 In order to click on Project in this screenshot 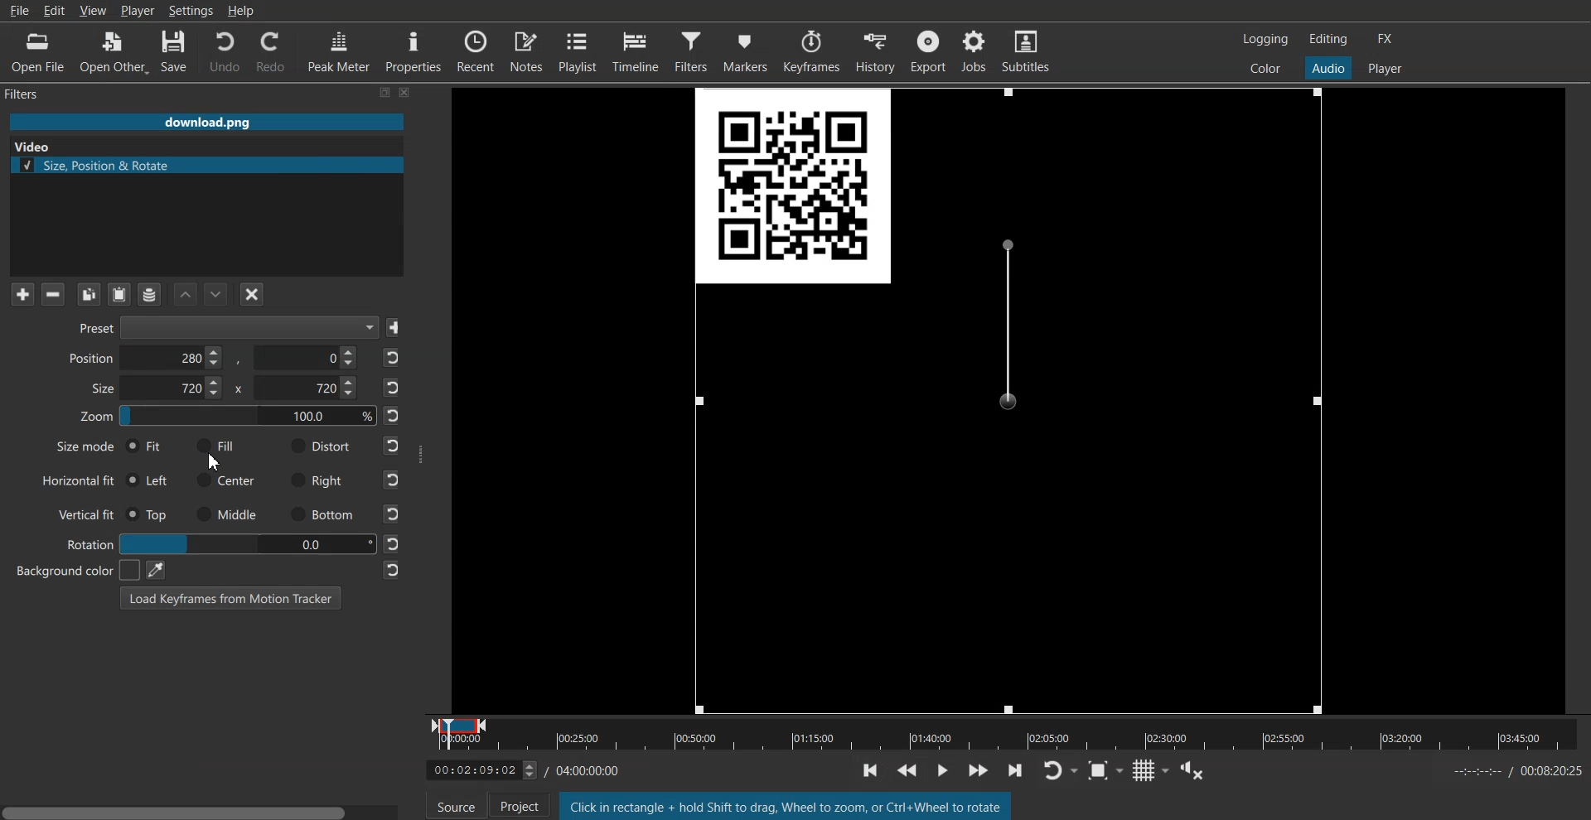, I will do `click(515, 806)`.